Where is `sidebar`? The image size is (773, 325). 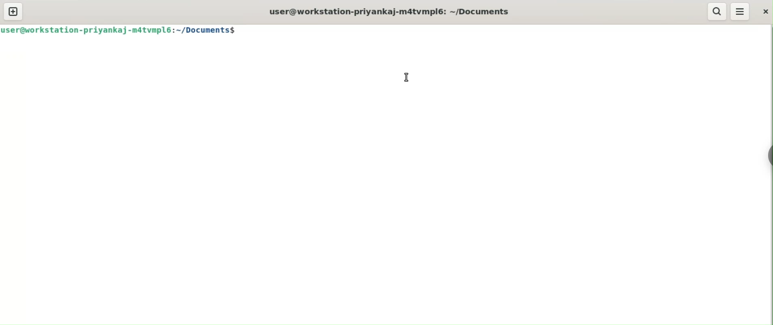 sidebar is located at coordinates (770, 156).